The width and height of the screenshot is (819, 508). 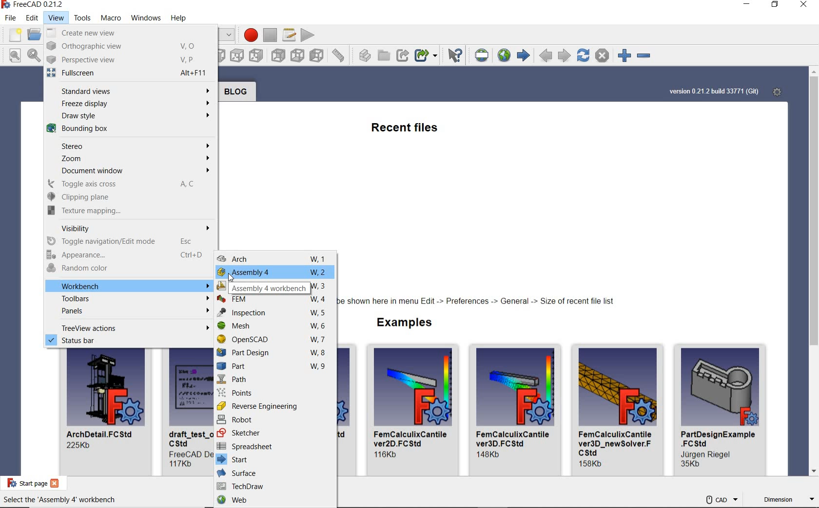 I want to click on close, so click(x=805, y=5).